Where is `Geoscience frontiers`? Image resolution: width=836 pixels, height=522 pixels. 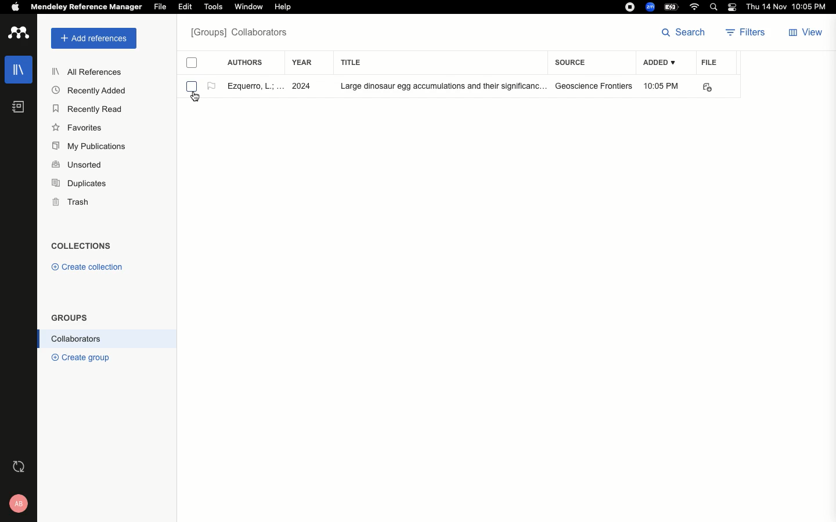 Geoscience frontiers is located at coordinates (594, 86).